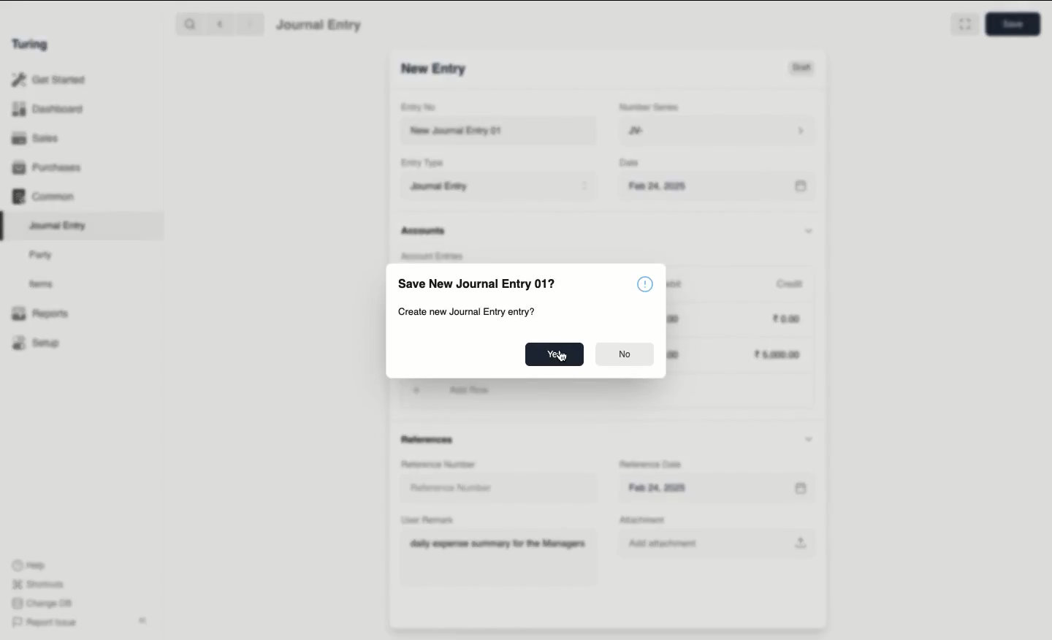 This screenshot has width=1052, height=640. Describe the element at coordinates (965, 24) in the screenshot. I see `Toggle between form and full width` at that location.